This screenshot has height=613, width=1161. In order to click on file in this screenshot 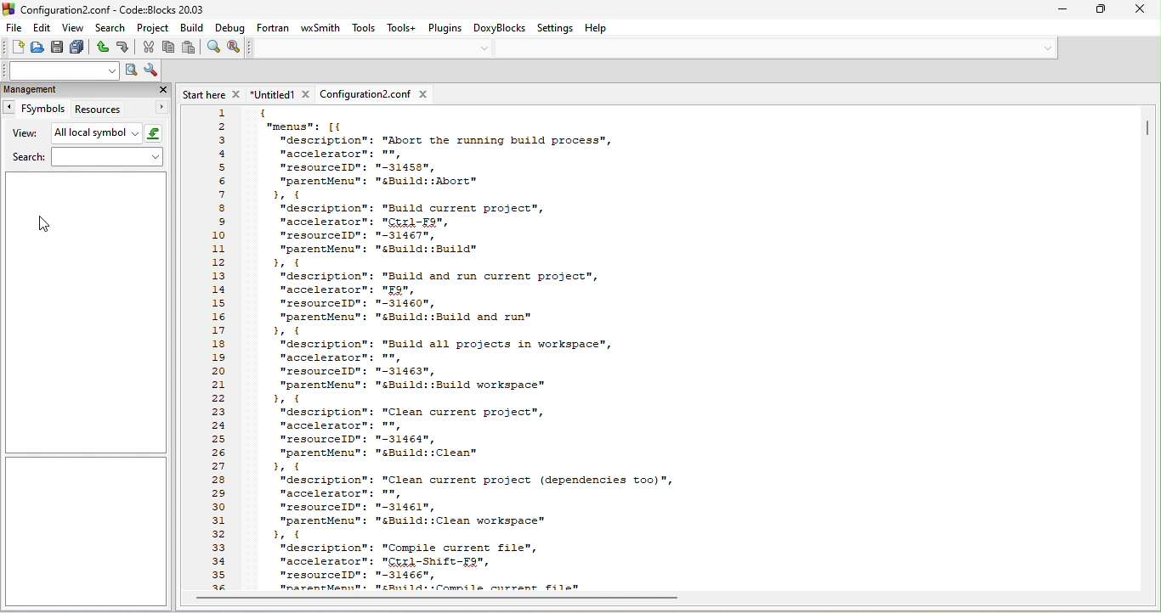, I will do `click(14, 27)`.